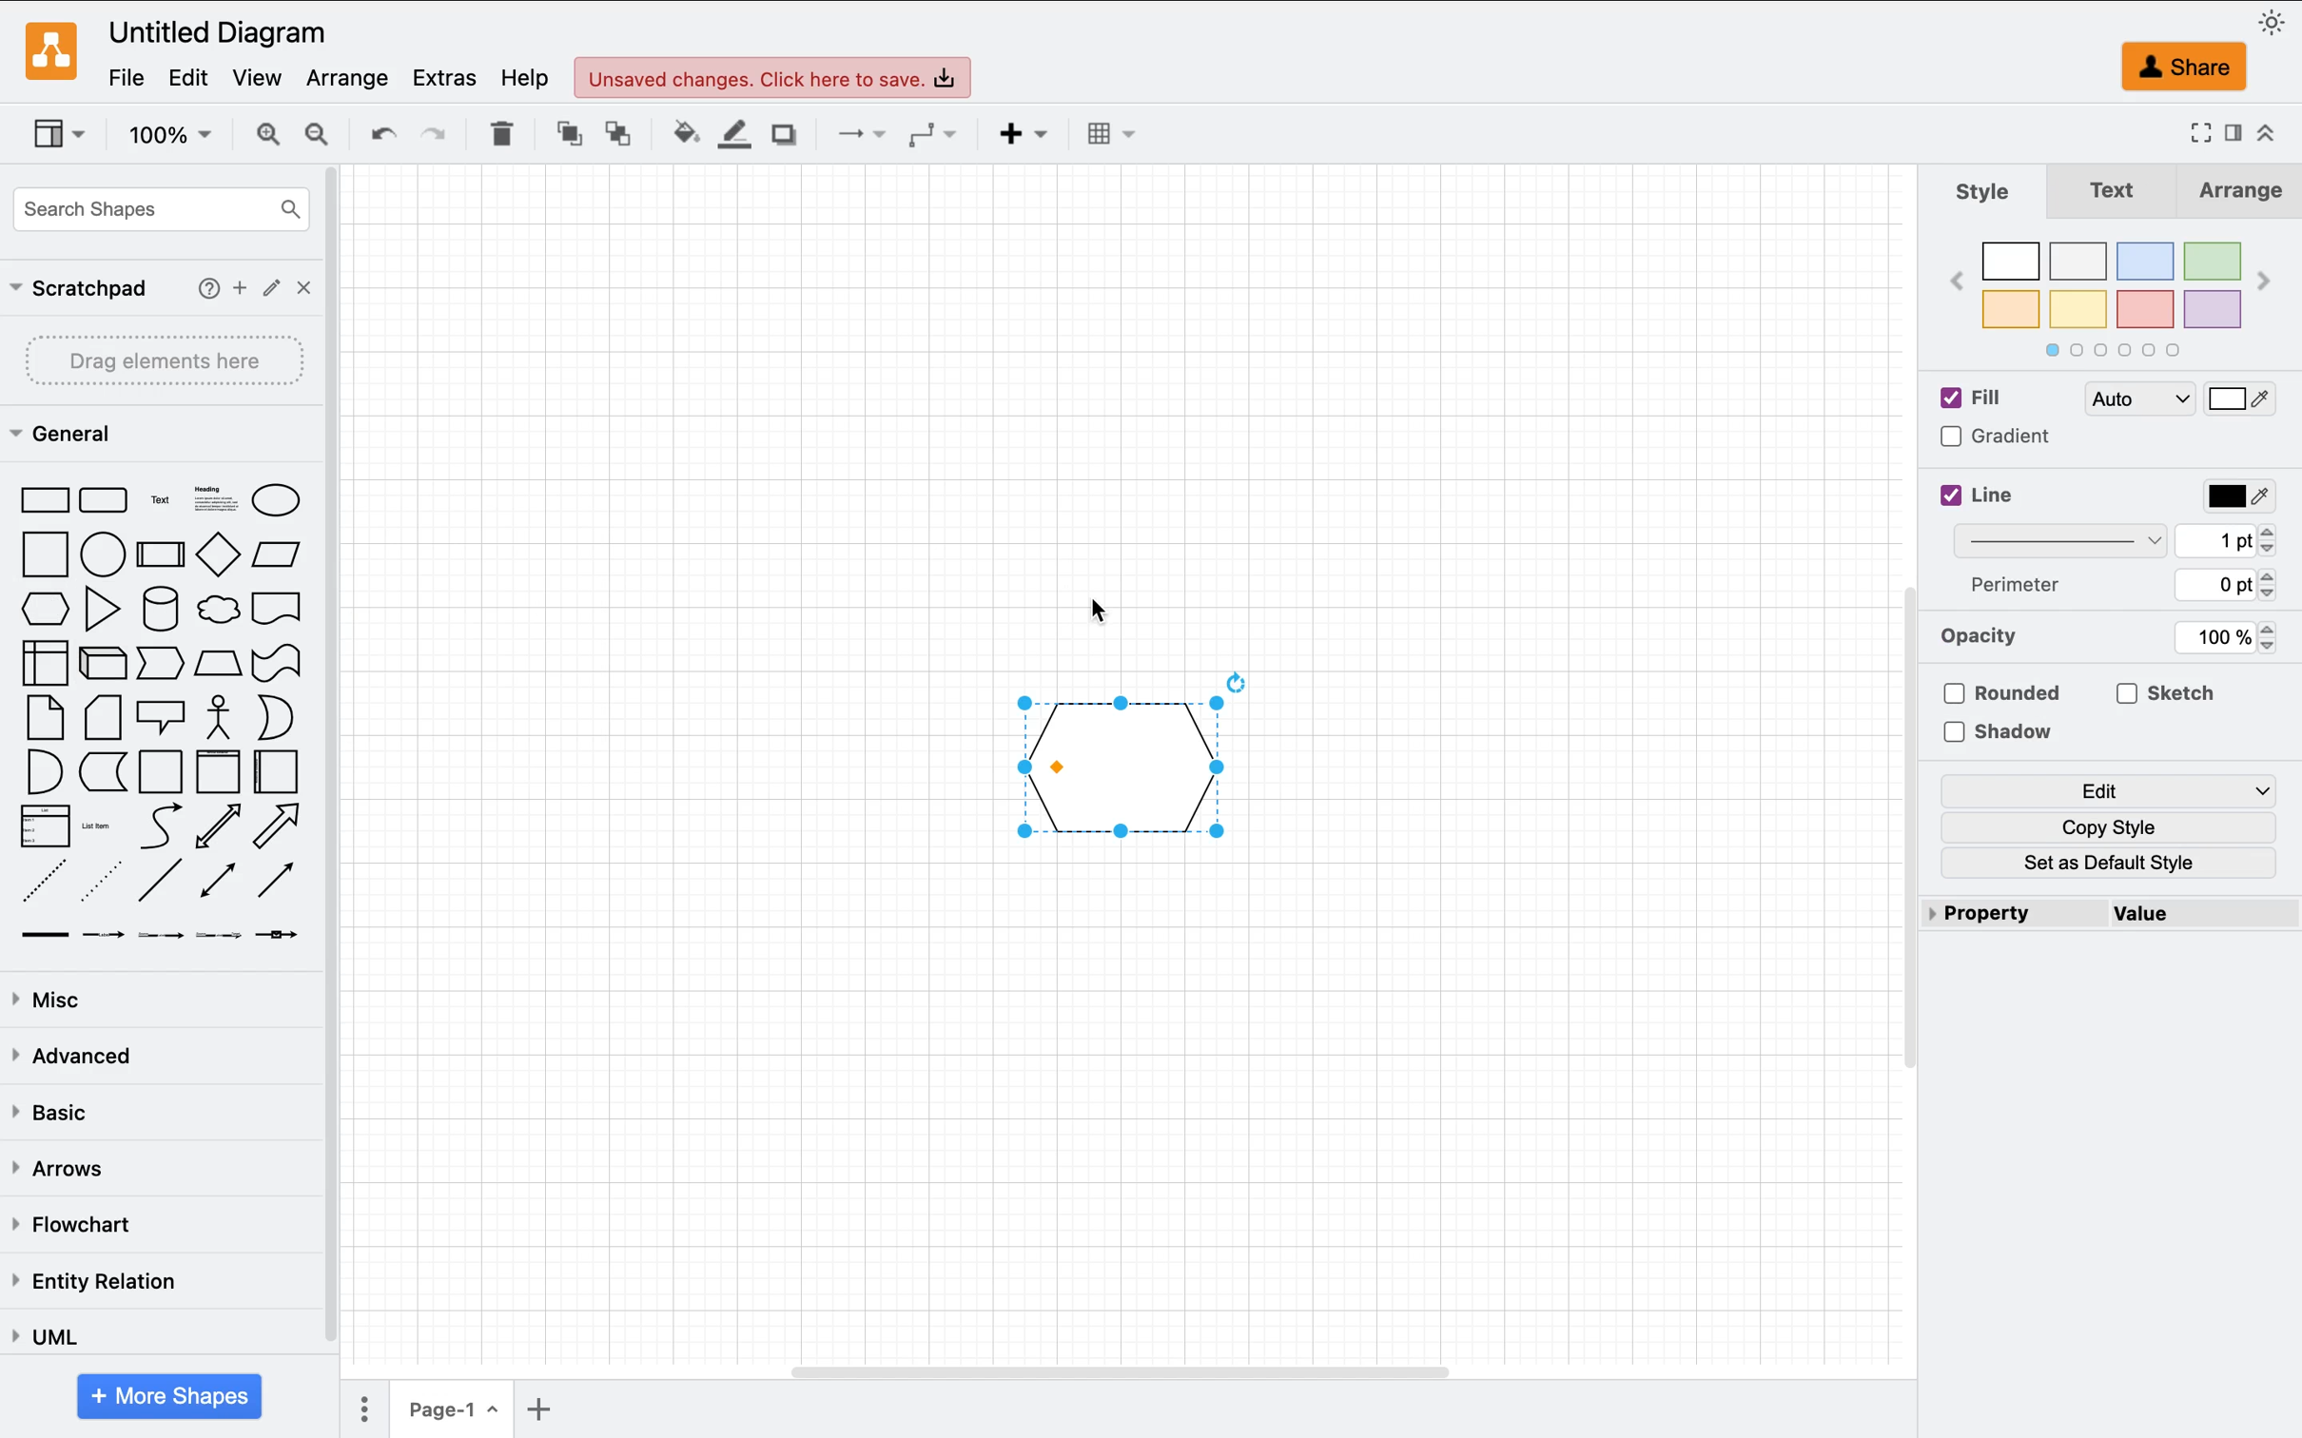 This screenshot has height=1438, width=2302. I want to click on rectangle, so click(40, 499).